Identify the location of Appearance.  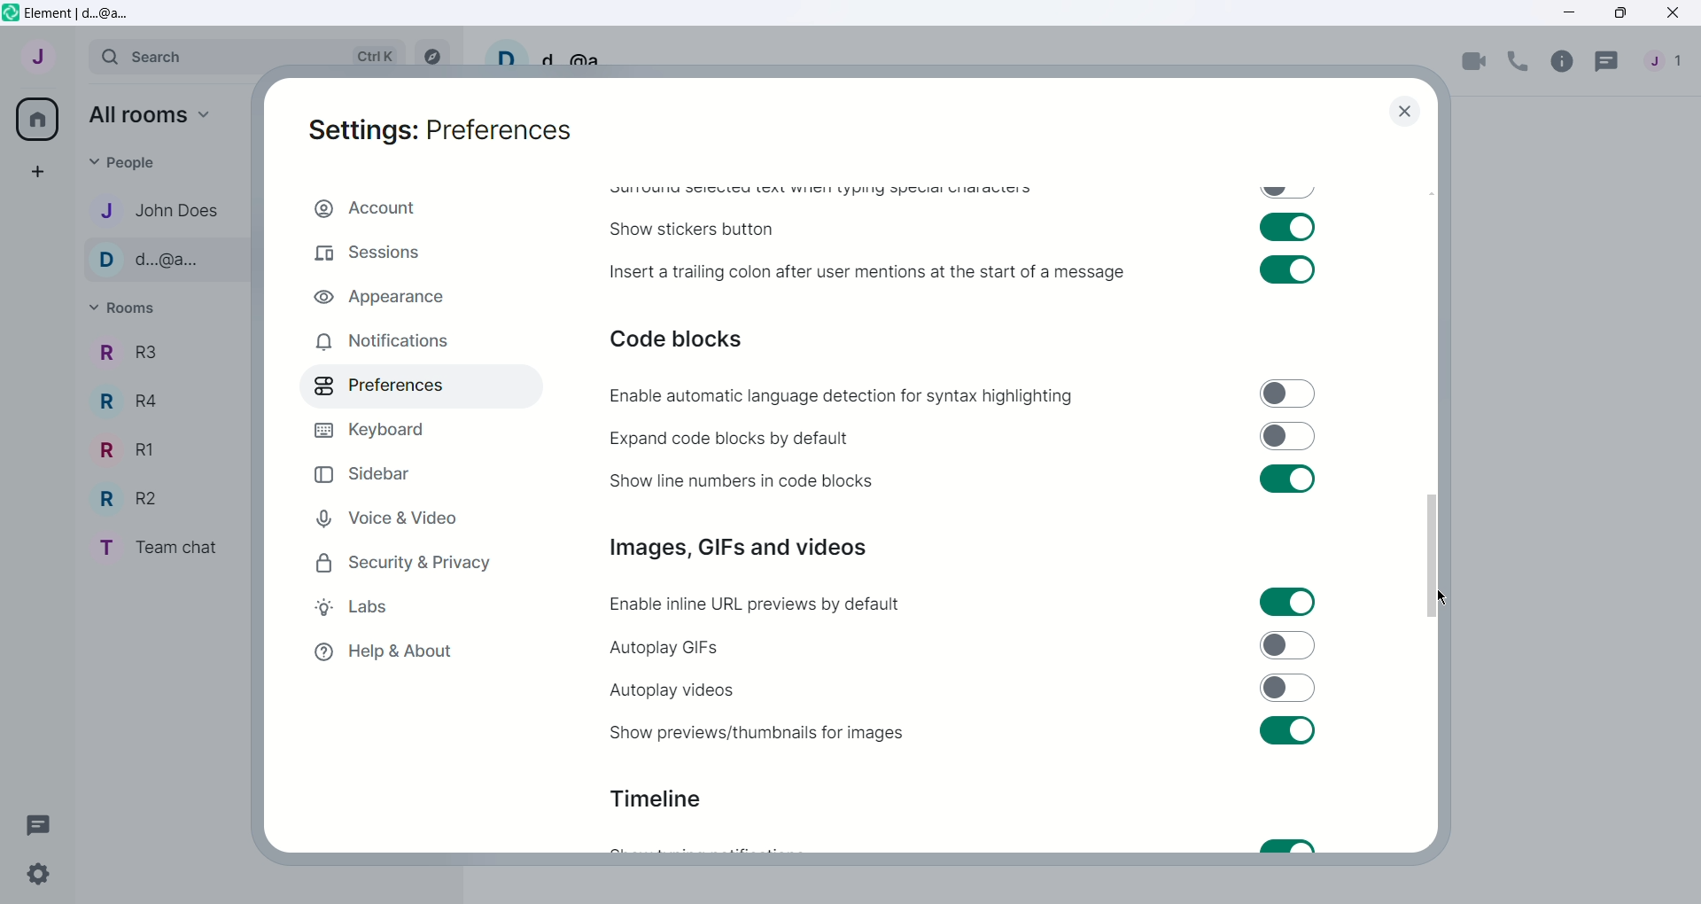
(416, 294).